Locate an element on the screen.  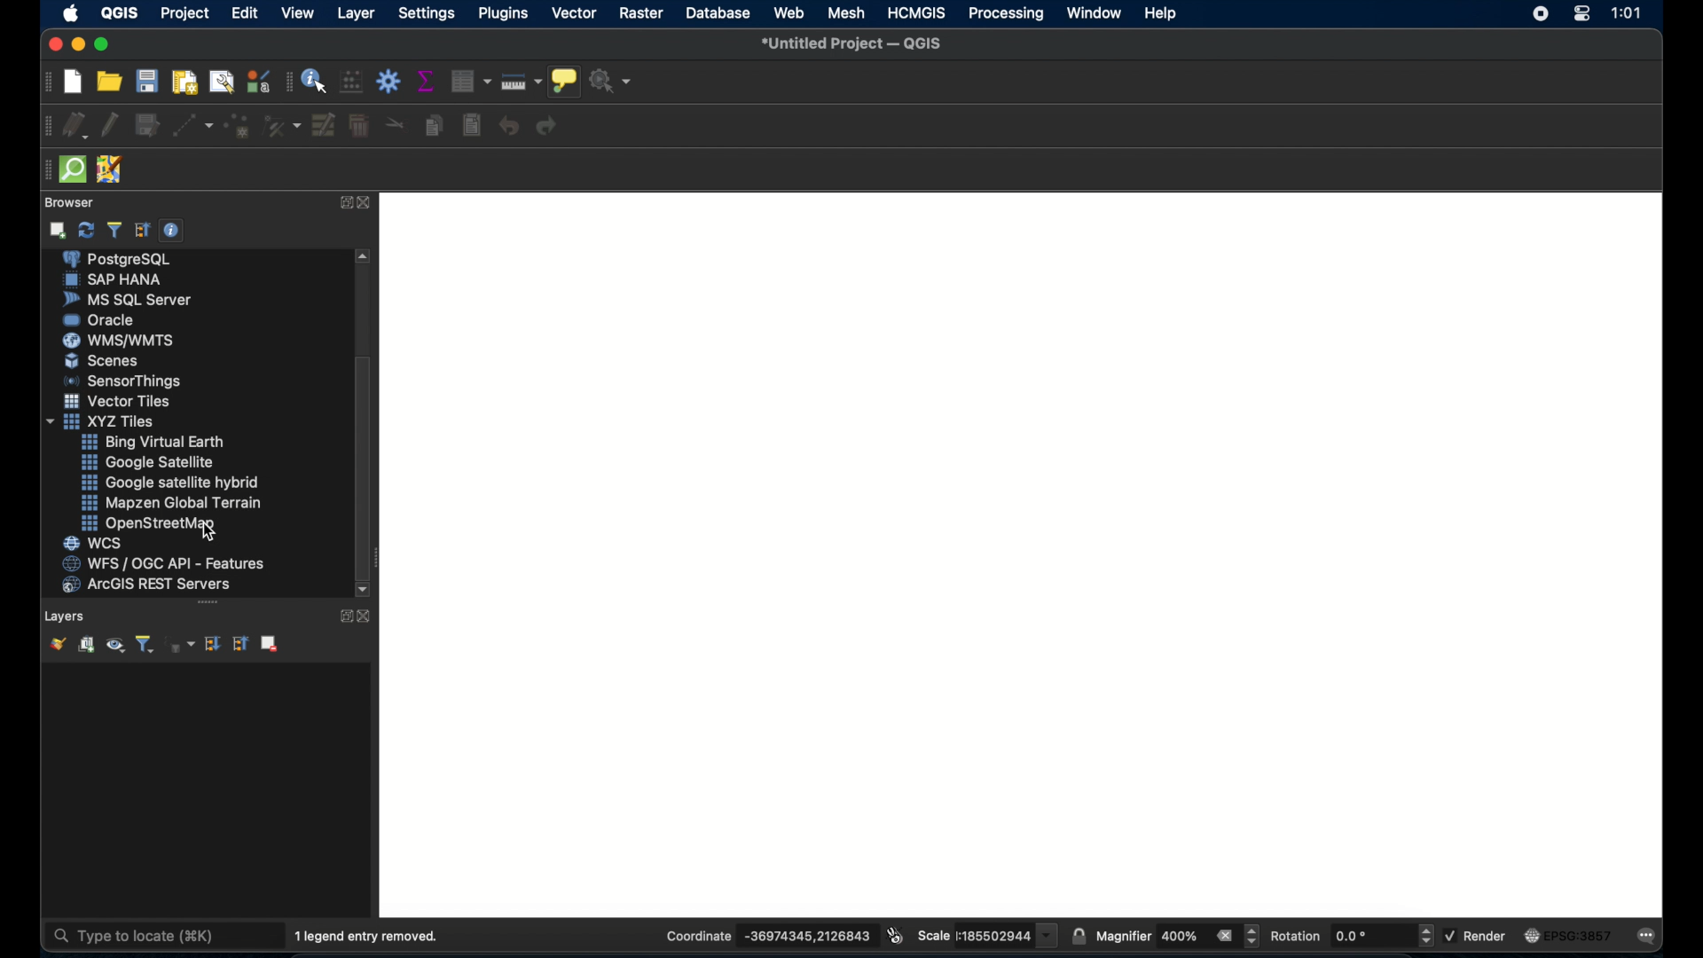
close is located at coordinates (366, 204).